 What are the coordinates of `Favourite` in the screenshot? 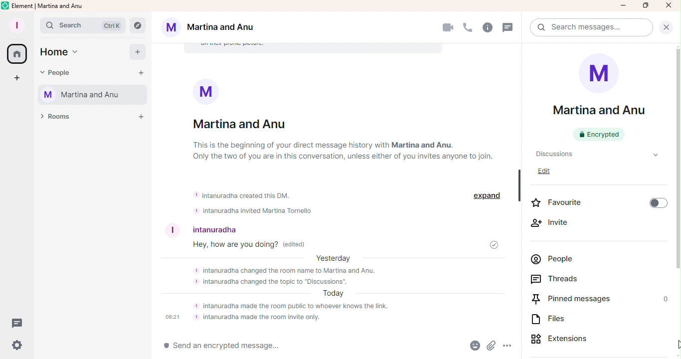 It's located at (600, 203).